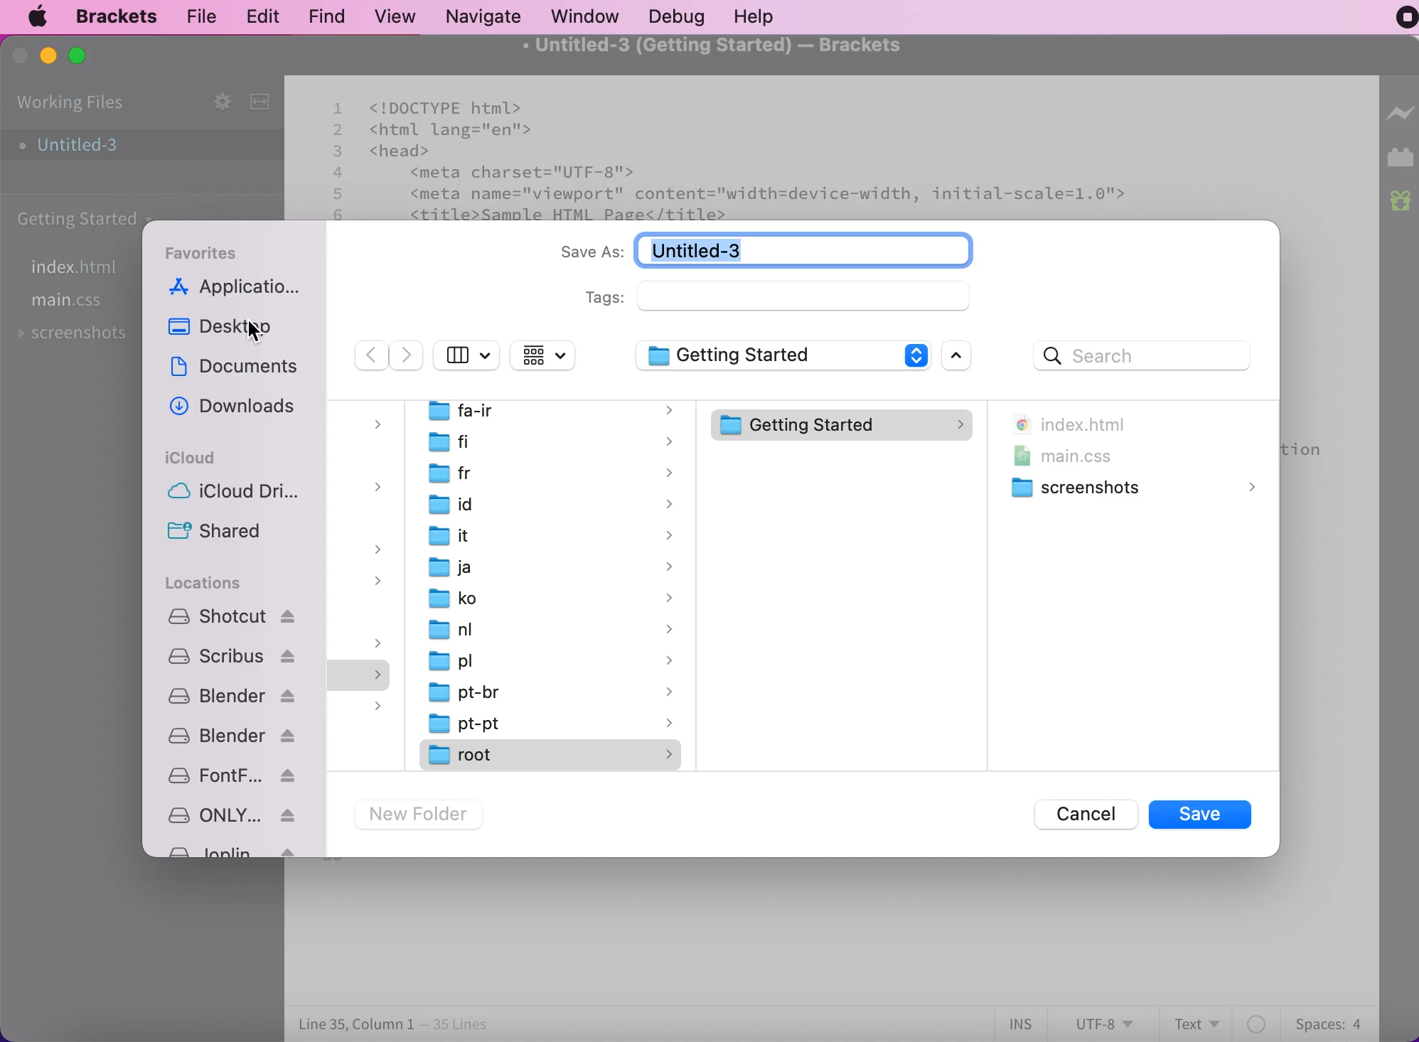 The image size is (1419, 1042). Describe the element at coordinates (1398, 198) in the screenshot. I see `new builds of bracket available` at that location.